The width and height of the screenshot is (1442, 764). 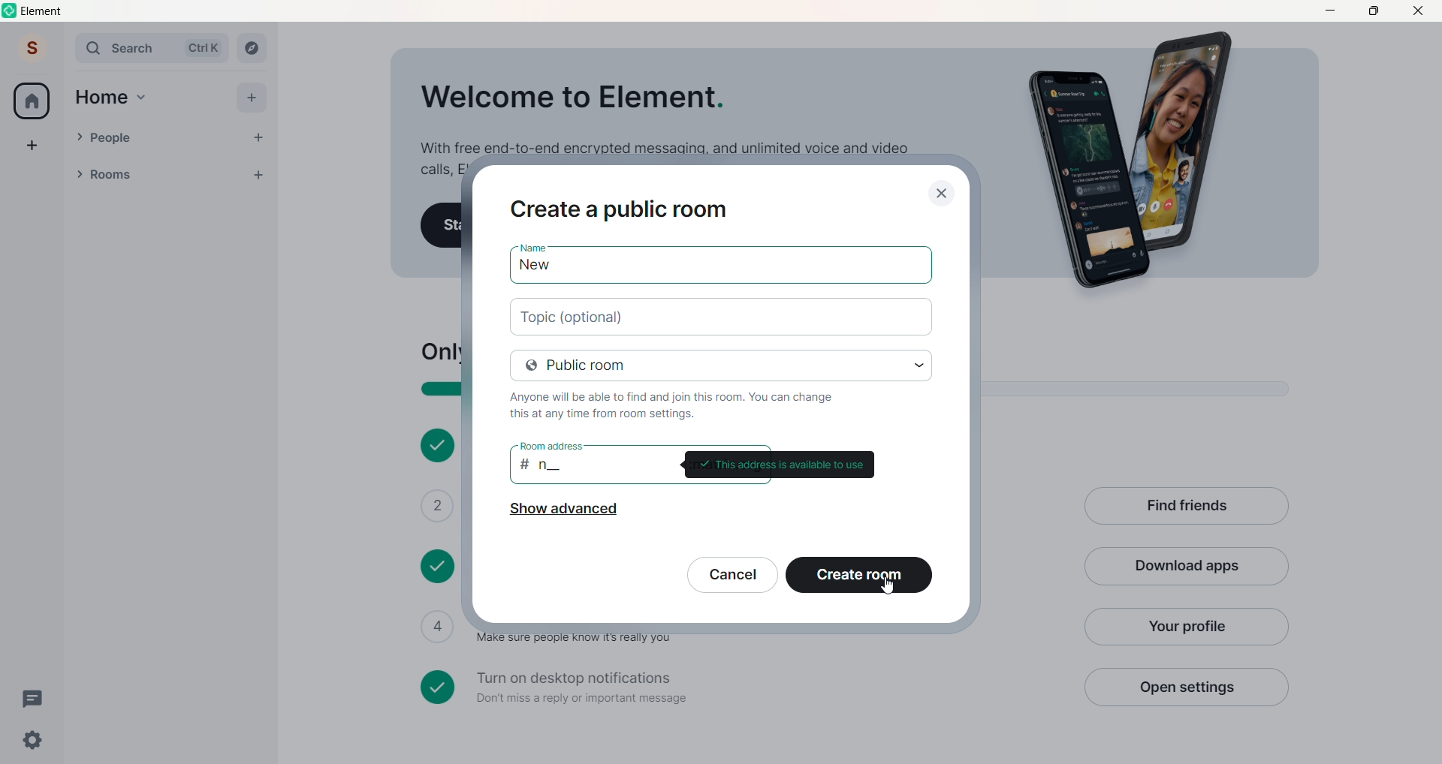 What do you see at coordinates (942, 191) in the screenshot?
I see `close` at bounding box center [942, 191].